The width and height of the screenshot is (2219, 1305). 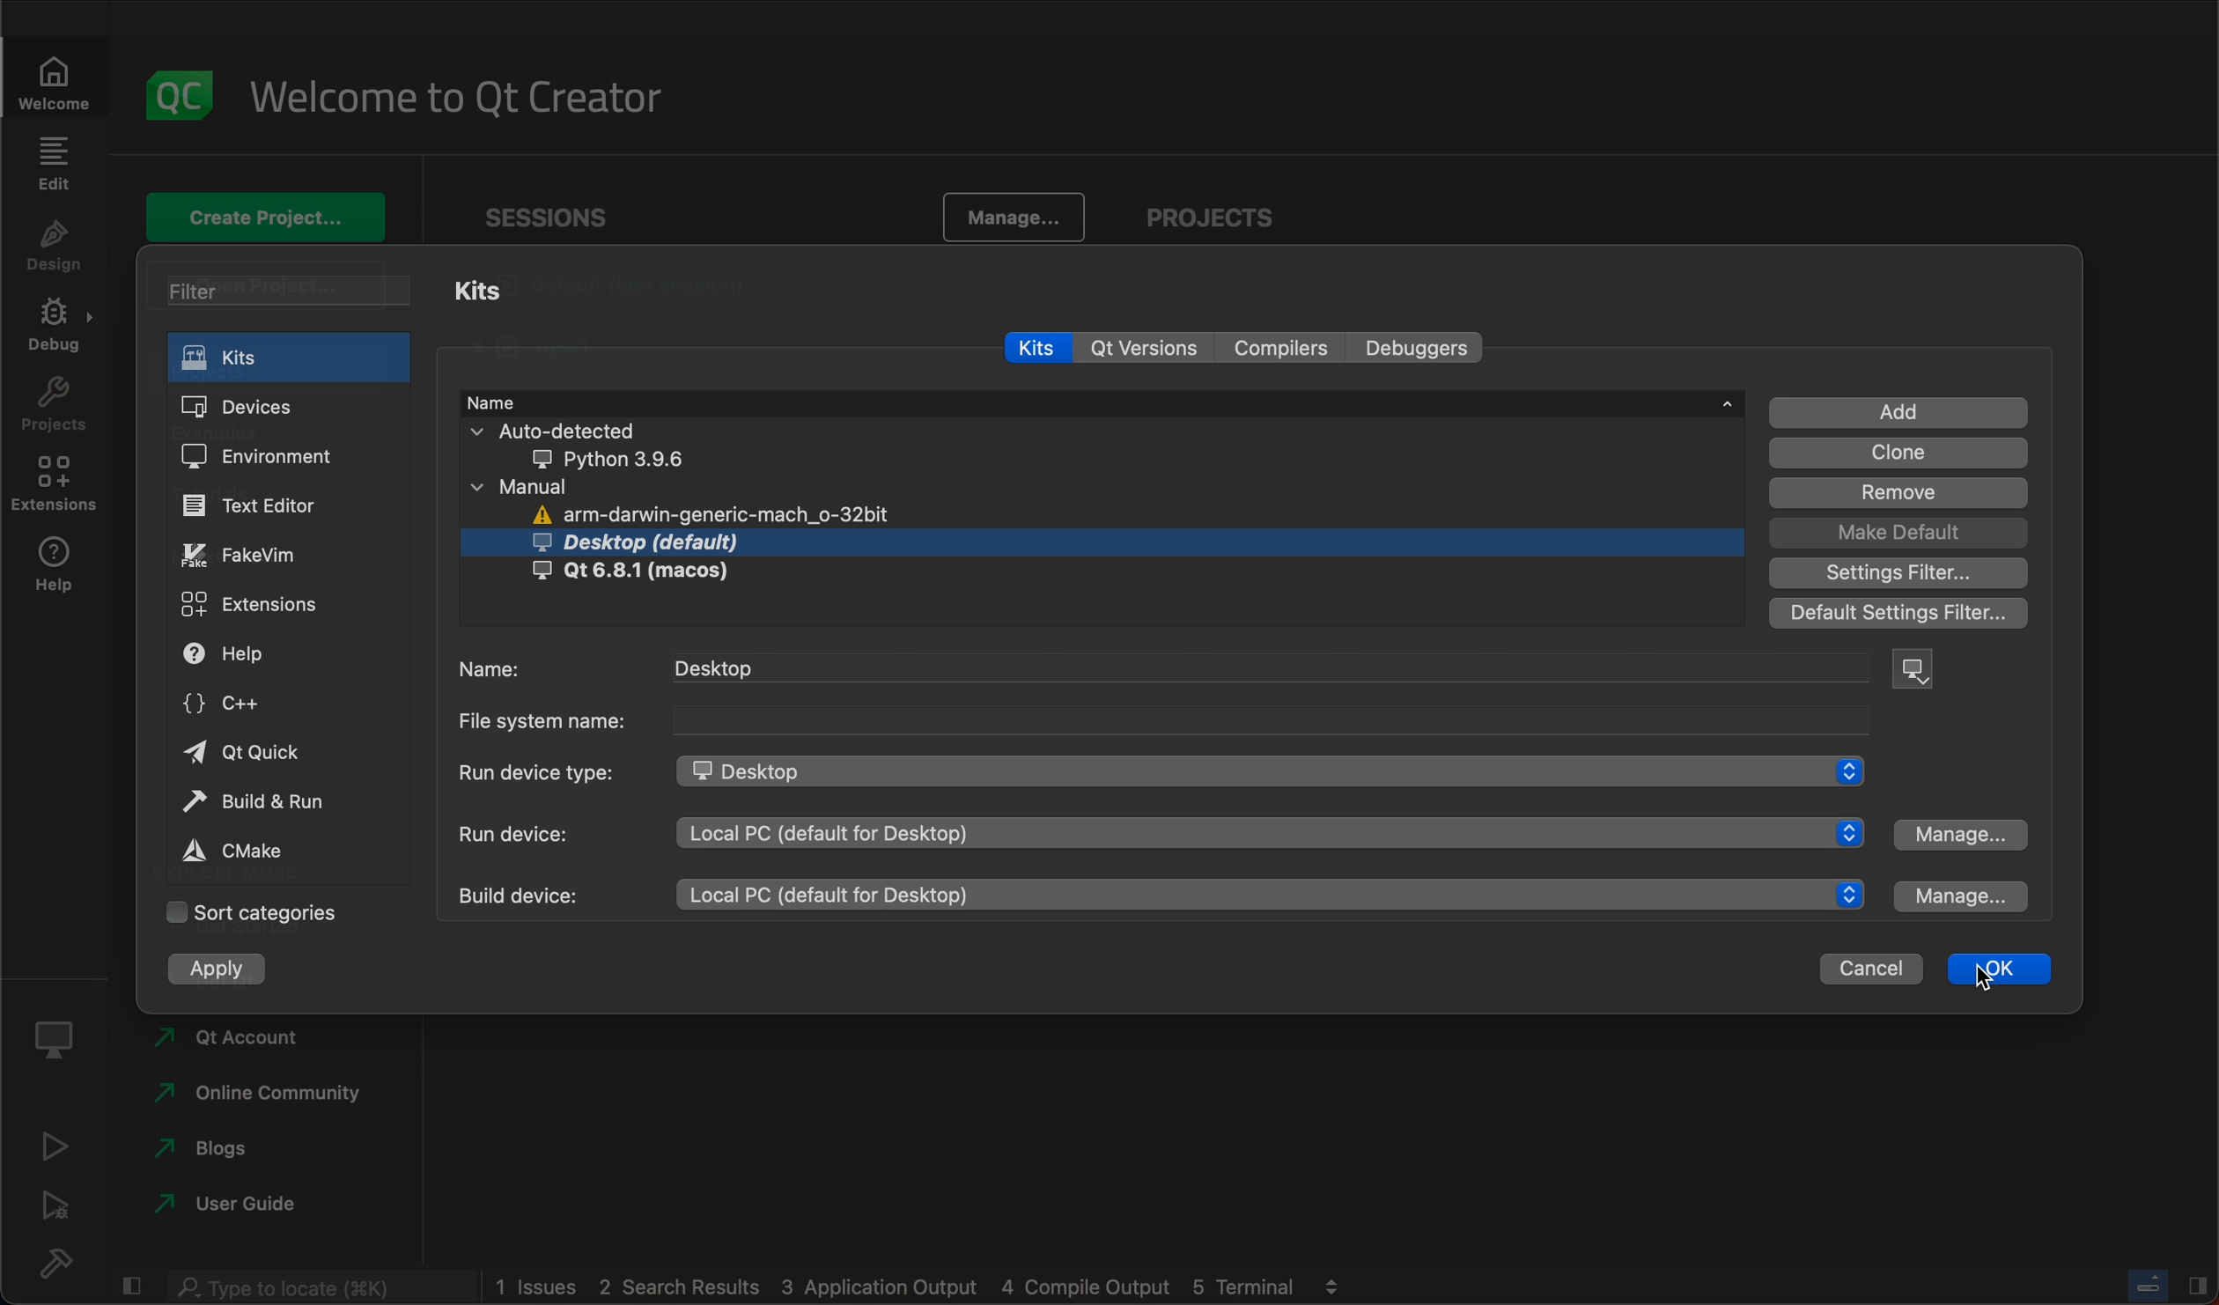 I want to click on qt quick, so click(x=255, y=753).